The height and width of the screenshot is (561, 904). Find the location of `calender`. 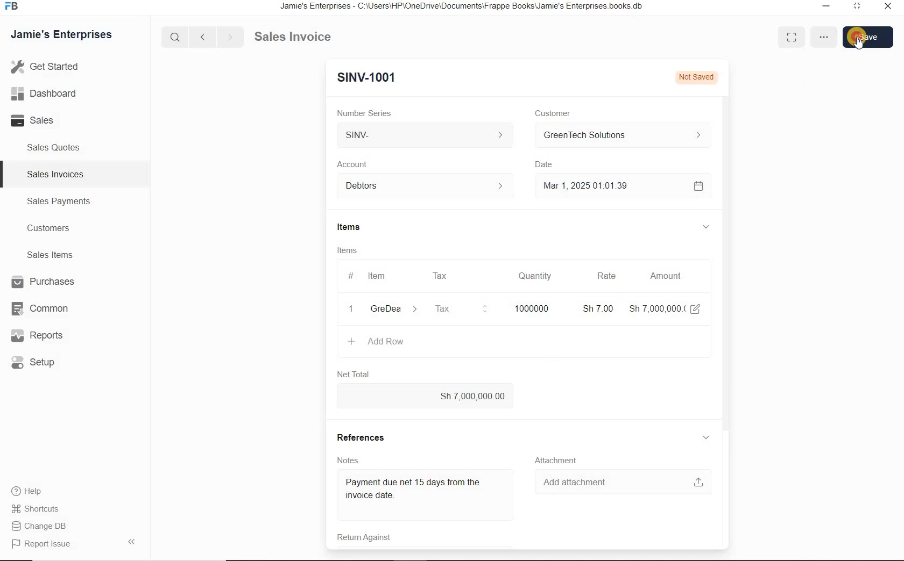

calender is located at coordinates (697, 185).